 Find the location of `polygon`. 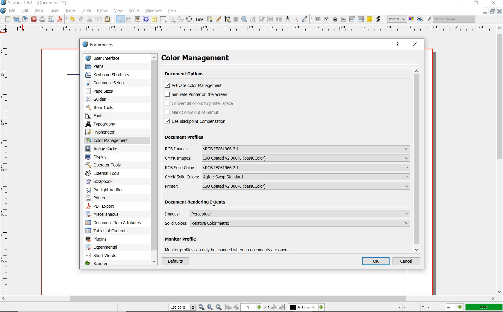

polygon is located at coordinates (172, 20).